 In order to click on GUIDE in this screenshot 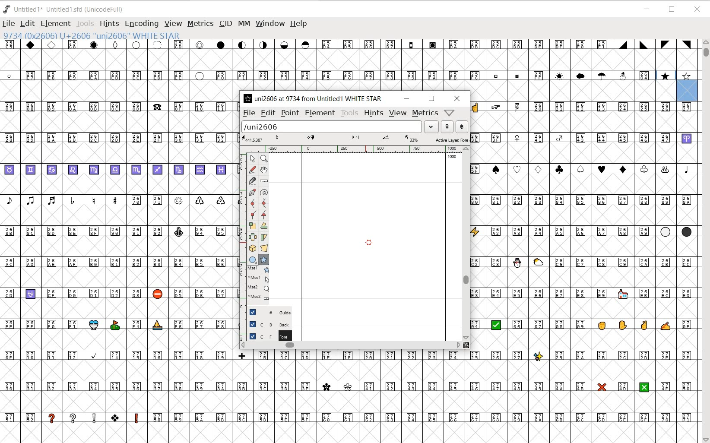, I will do `click(266, 312)`.